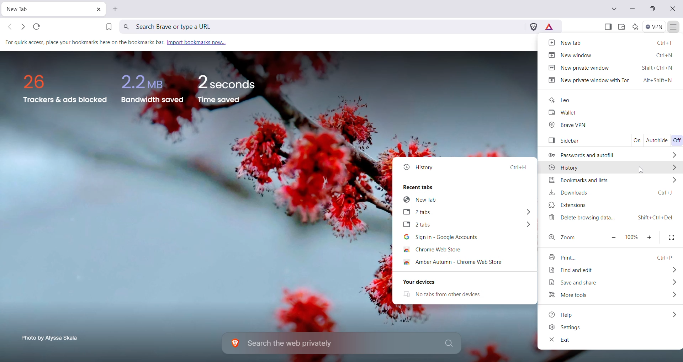 This screenshot has height=362, width=683. Describe the element at coordinates (672, 237) in the screenshot. I see `Fullscreen` at that location.